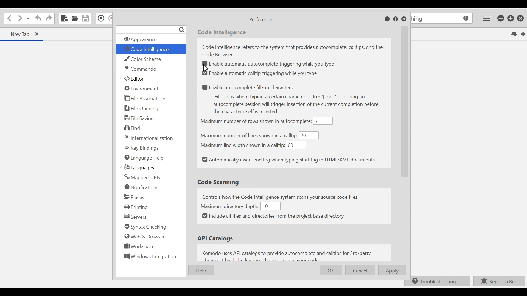  I want to click on Commando, so click(141, 69).